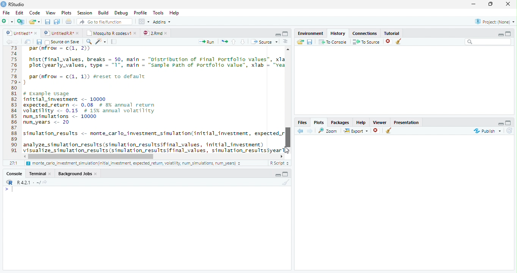 Image resolution: width=517 pixels, height=273 pixels. What do you see at coordinates (104, 22) in the screenshot?
I see `Go to file/function` at bounding box center [104, 22].